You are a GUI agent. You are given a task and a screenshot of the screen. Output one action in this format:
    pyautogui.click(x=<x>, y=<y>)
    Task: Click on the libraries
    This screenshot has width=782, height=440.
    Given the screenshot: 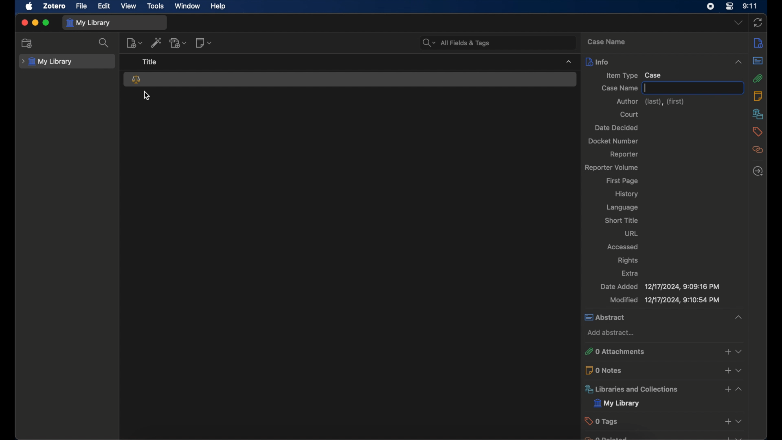 What is the action you would take?
    pyautogui.click(x=664, y=389)
    